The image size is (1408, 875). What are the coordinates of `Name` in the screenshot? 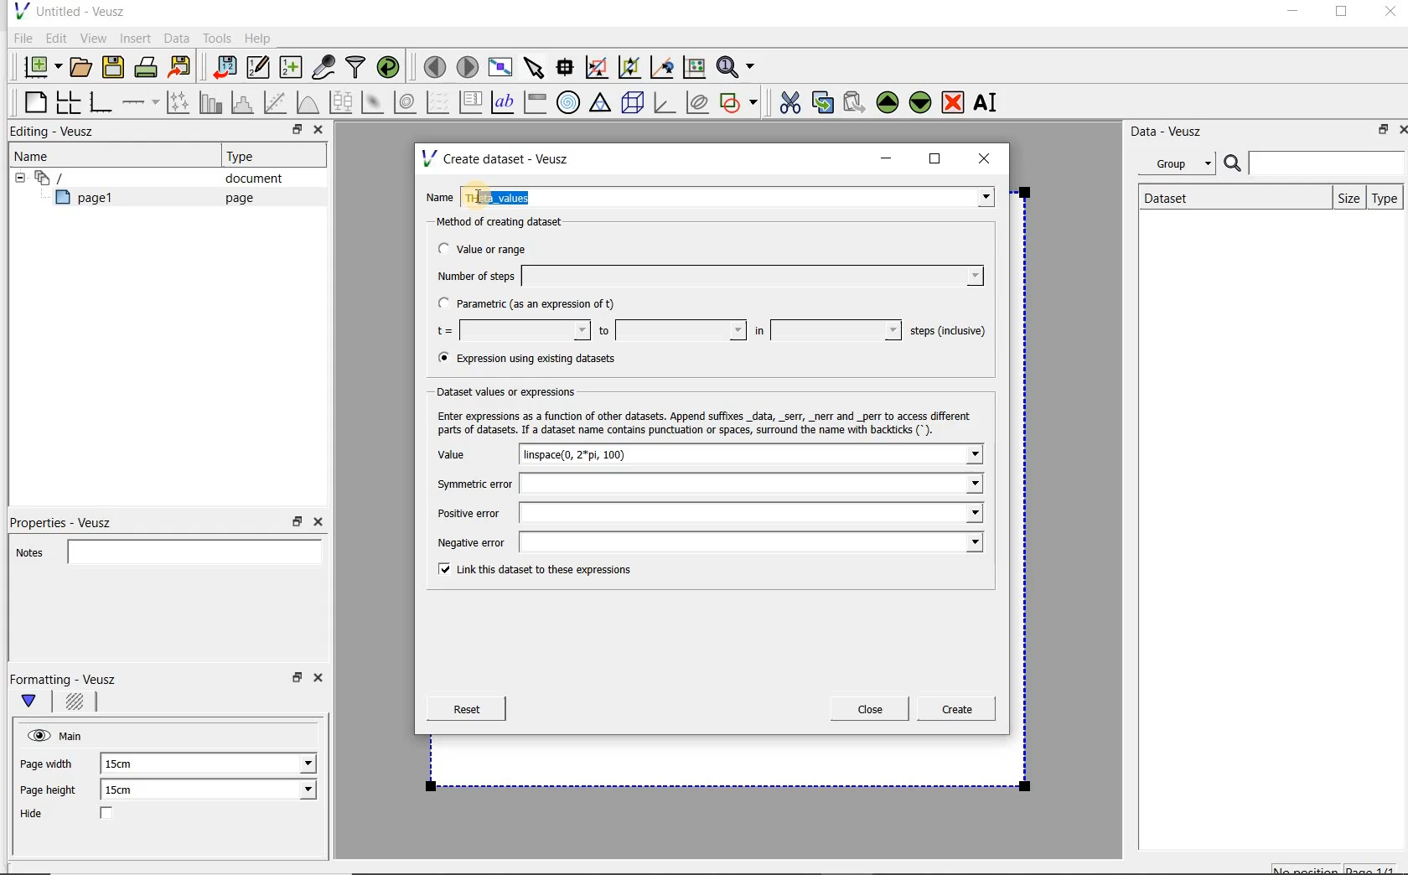 It's located at (37, 155).